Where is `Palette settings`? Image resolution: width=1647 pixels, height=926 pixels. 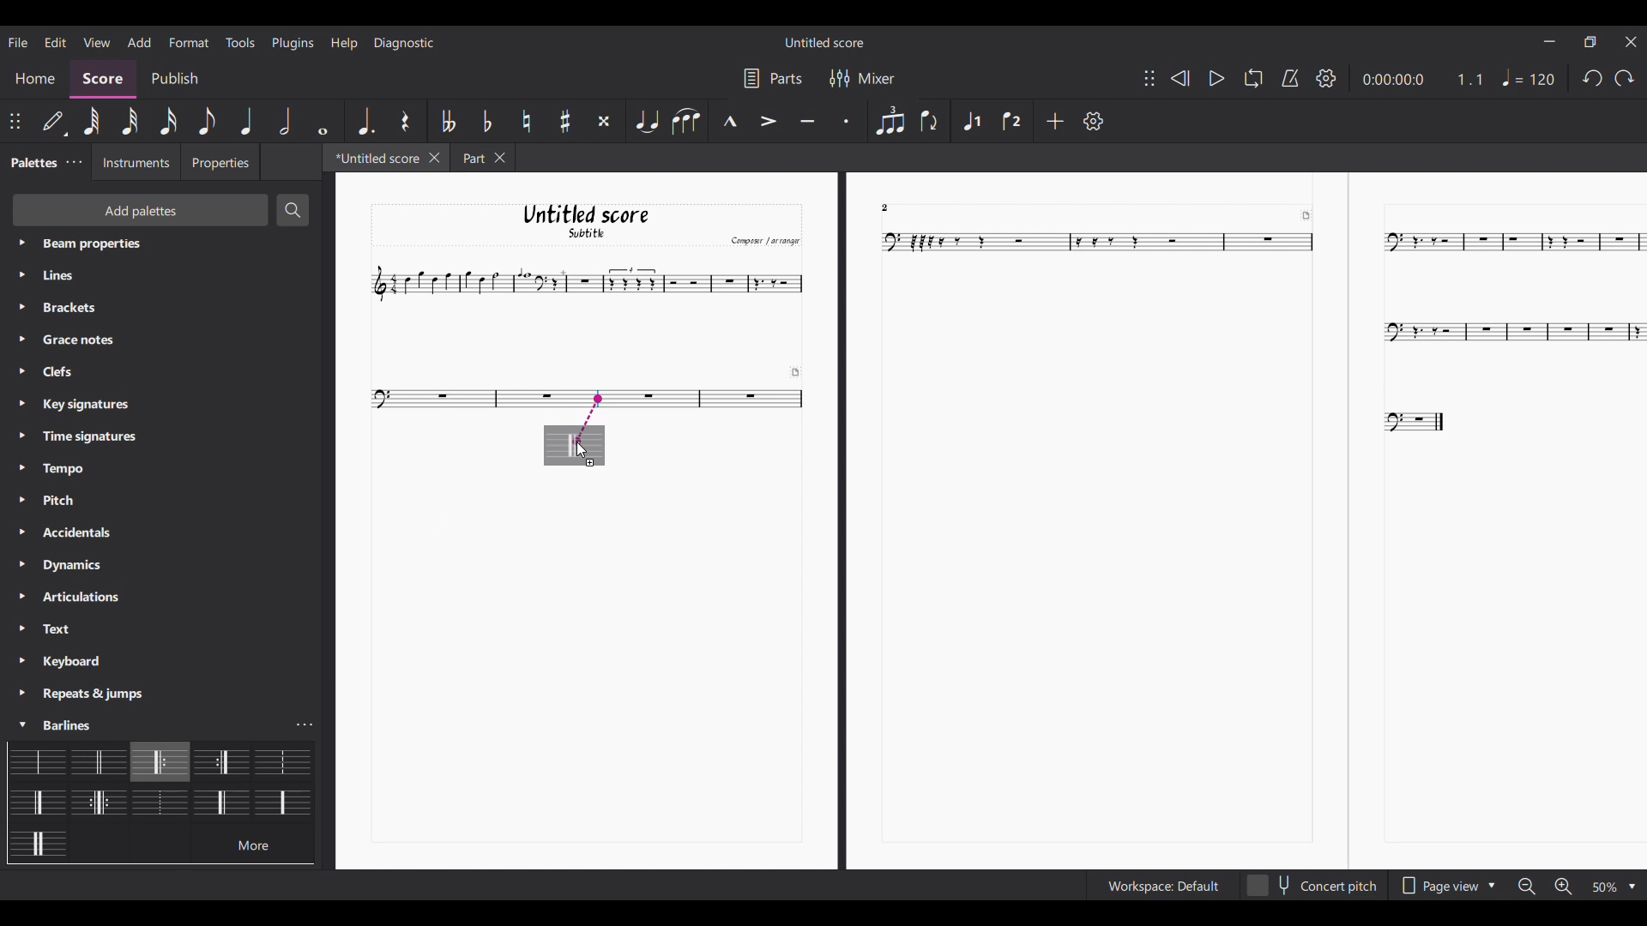 Palette settings is located at coordinates (63, 468).